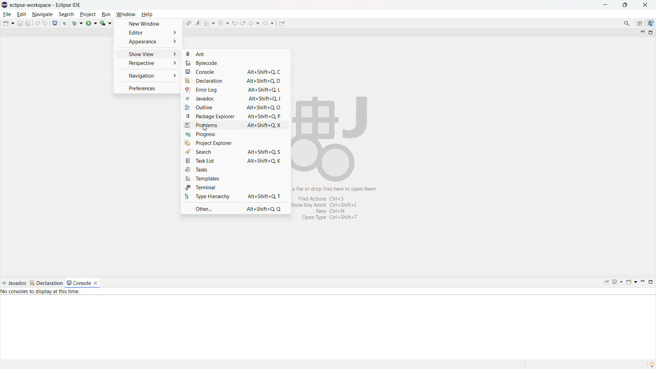 This screenshot has height=369, width=656. Describe the element at coordinates (631, 282) in the screenshot. I see `open console` at that location.